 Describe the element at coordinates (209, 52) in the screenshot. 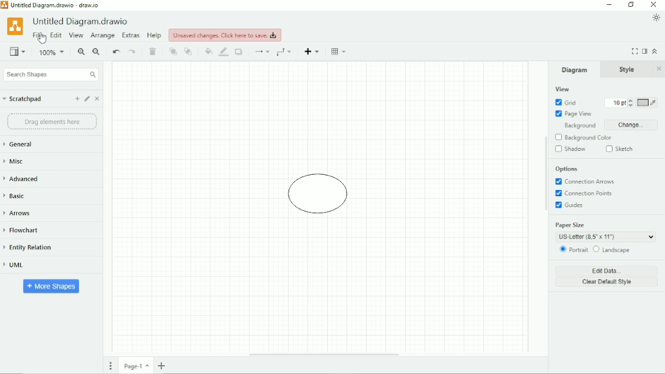

I see `Fill color` at that location.